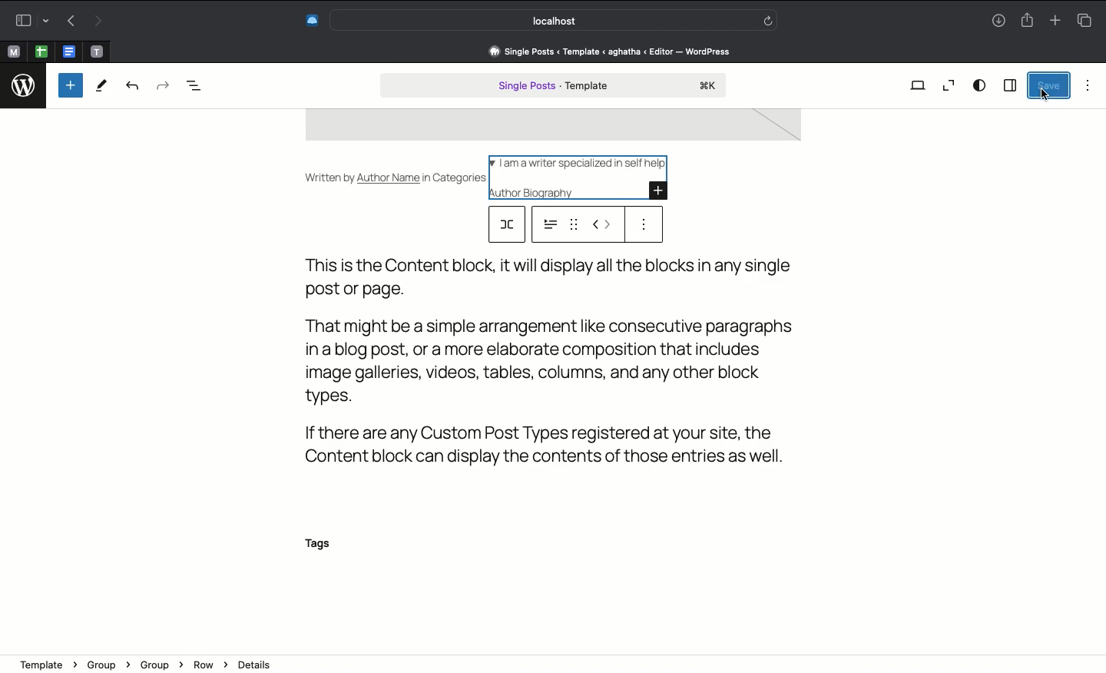 Image resolution: width=1106 pixels, height=673 pixels. I want to click on Forward, so click(99, 22).